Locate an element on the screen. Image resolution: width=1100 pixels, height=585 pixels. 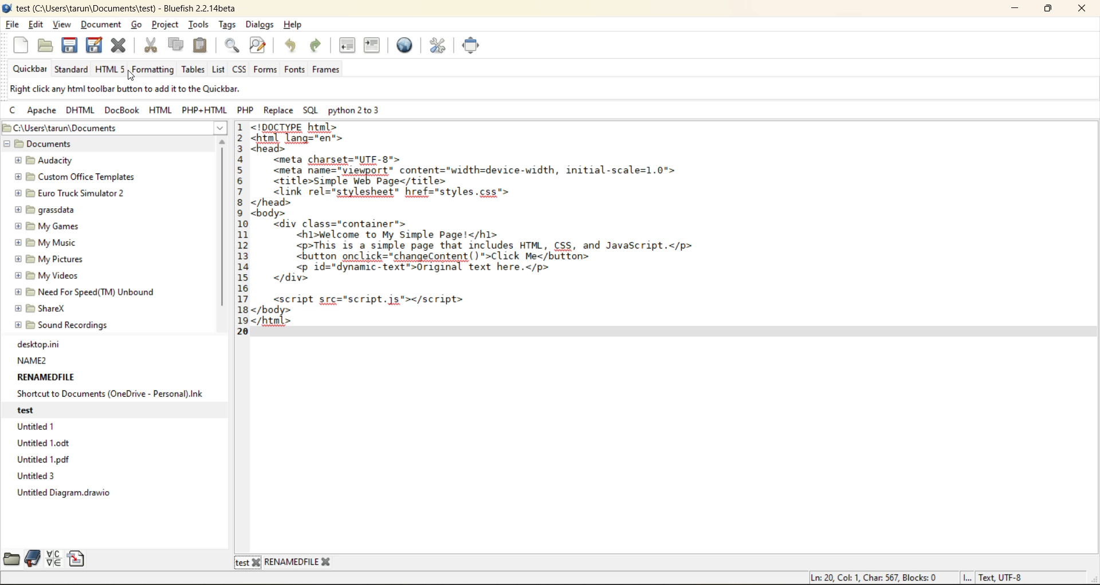
close is located at coordinates (1078, 10).